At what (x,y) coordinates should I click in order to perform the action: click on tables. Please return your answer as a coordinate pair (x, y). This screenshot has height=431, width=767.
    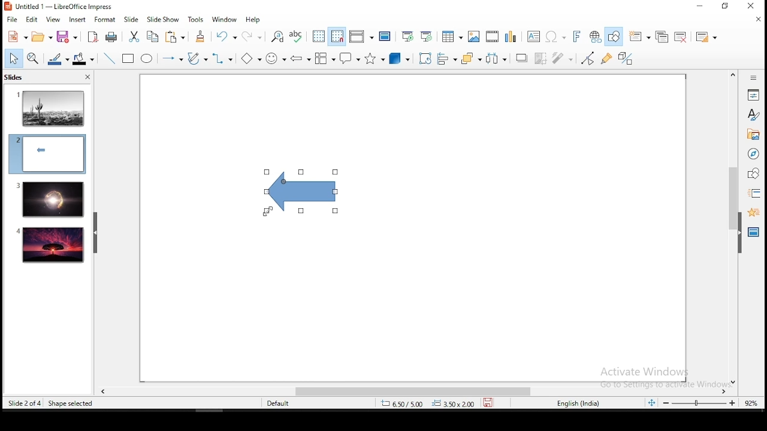
    Looking at the image, I should click on (451, 36).